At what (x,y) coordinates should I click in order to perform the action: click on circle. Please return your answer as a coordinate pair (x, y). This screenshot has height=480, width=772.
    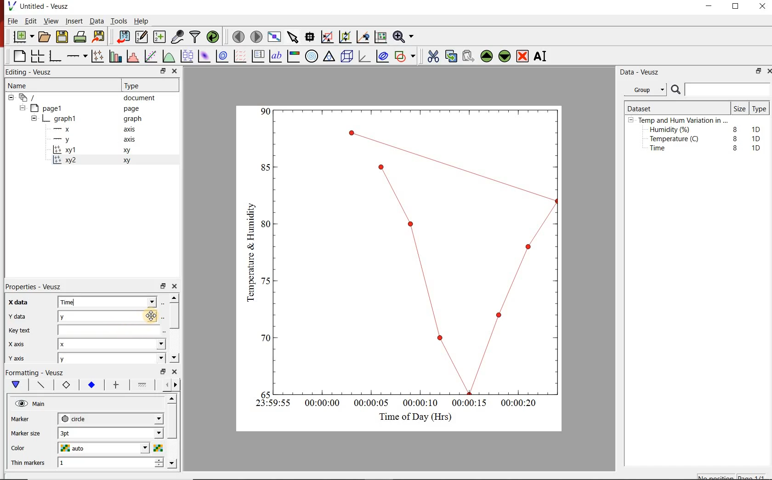
    Looking at the image, I should click on (75, 418).